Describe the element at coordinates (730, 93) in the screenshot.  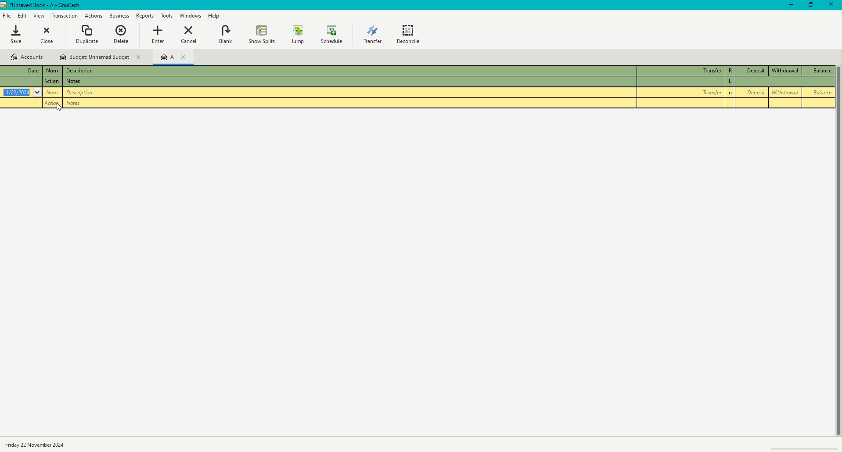
I see `n` at that location.